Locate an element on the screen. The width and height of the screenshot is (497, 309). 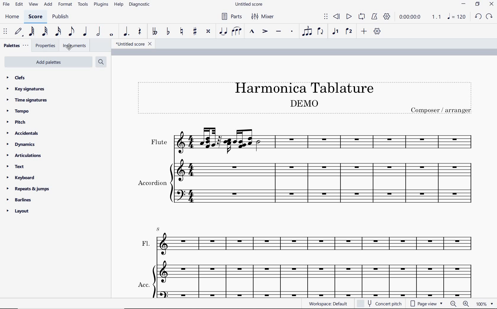
16th note is located at coordinates (58, 31).